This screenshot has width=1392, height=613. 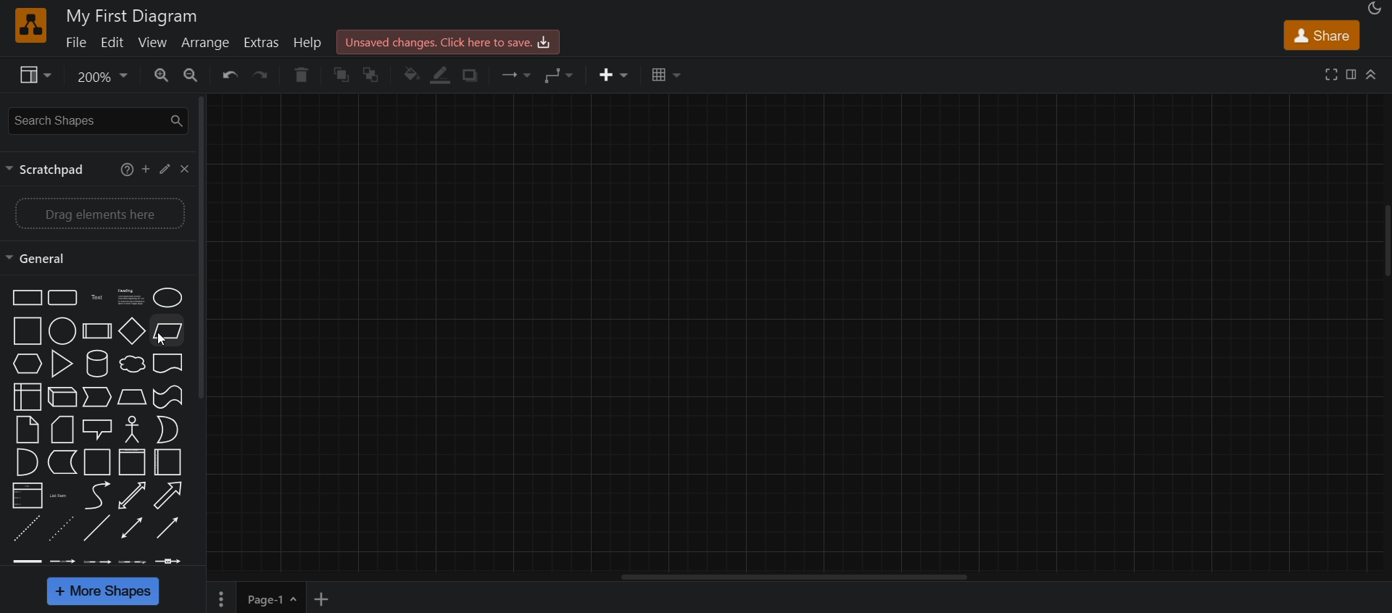 I want to click on redo, so click(x=262, y=76).